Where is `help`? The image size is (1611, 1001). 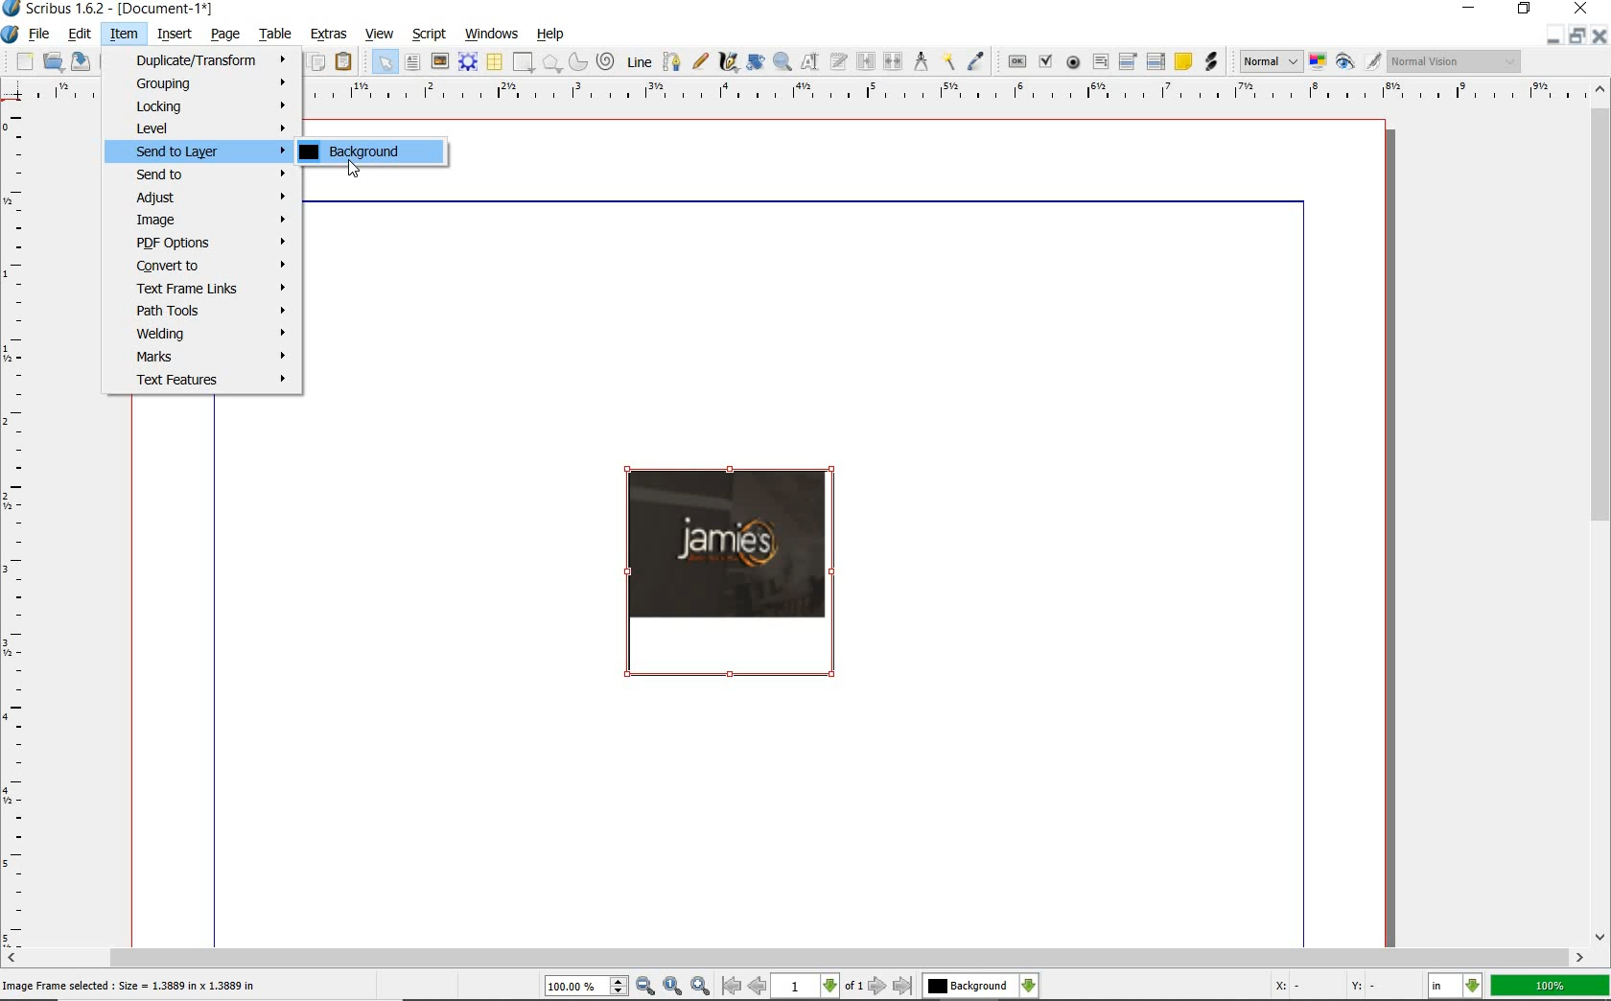 help is located at coordinates (549, 35).